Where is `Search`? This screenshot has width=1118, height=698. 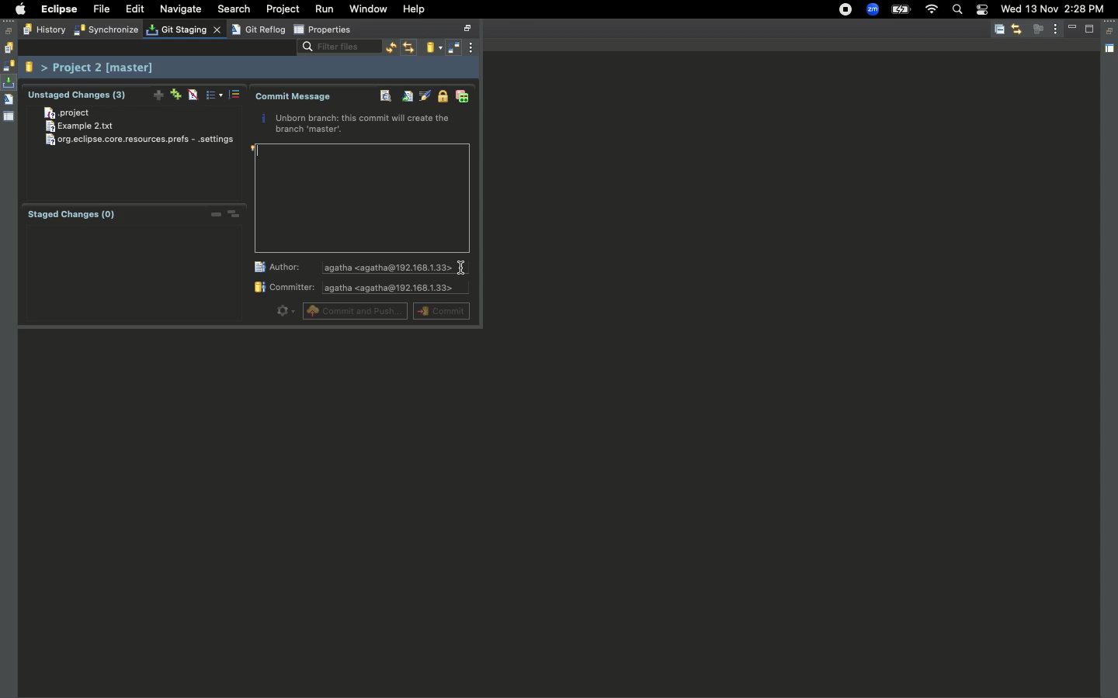
Search is located at coordinates (237, 9).